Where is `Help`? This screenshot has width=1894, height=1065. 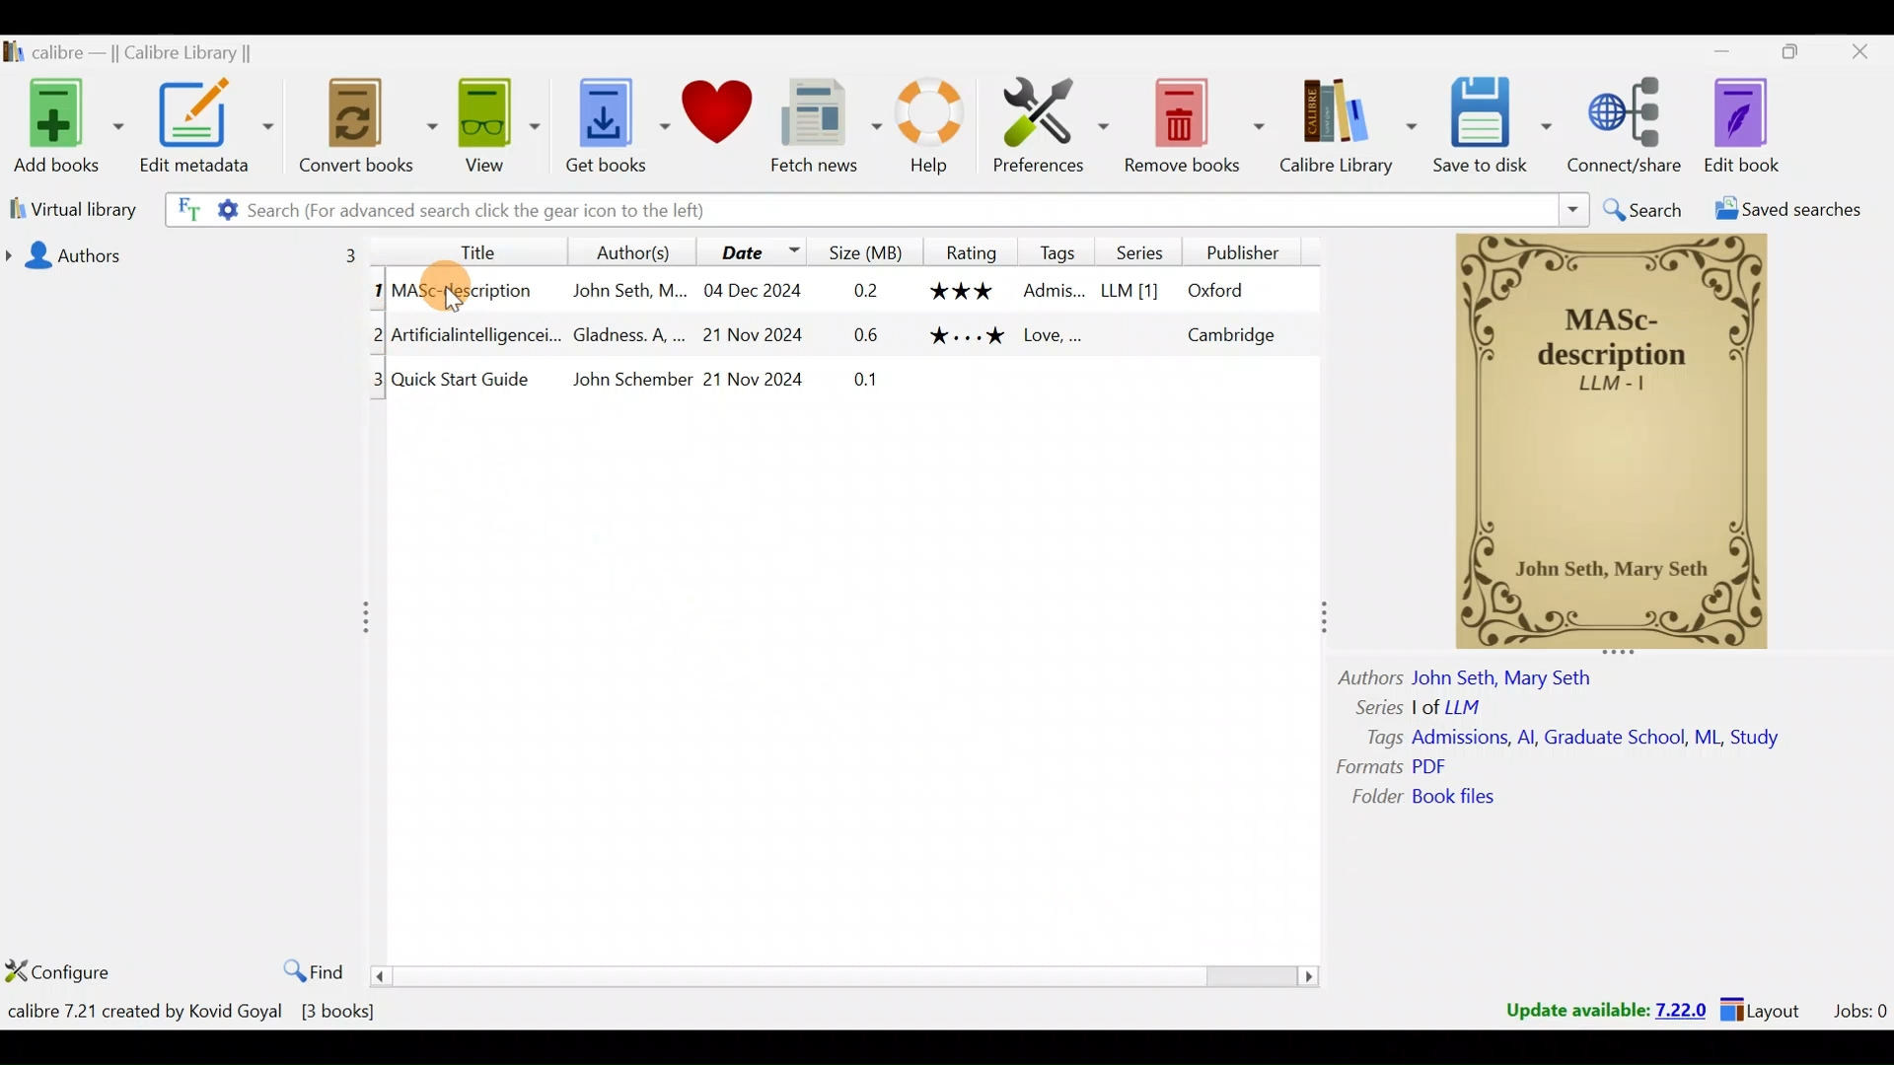
Help is located at coordinates (938, 132).